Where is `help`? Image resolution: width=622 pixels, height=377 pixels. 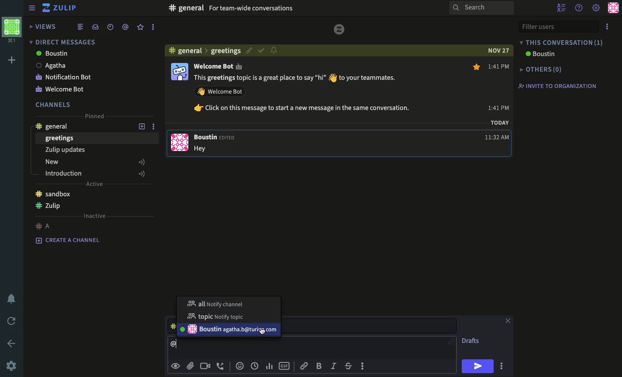
help is located at coordinates (580, 7).